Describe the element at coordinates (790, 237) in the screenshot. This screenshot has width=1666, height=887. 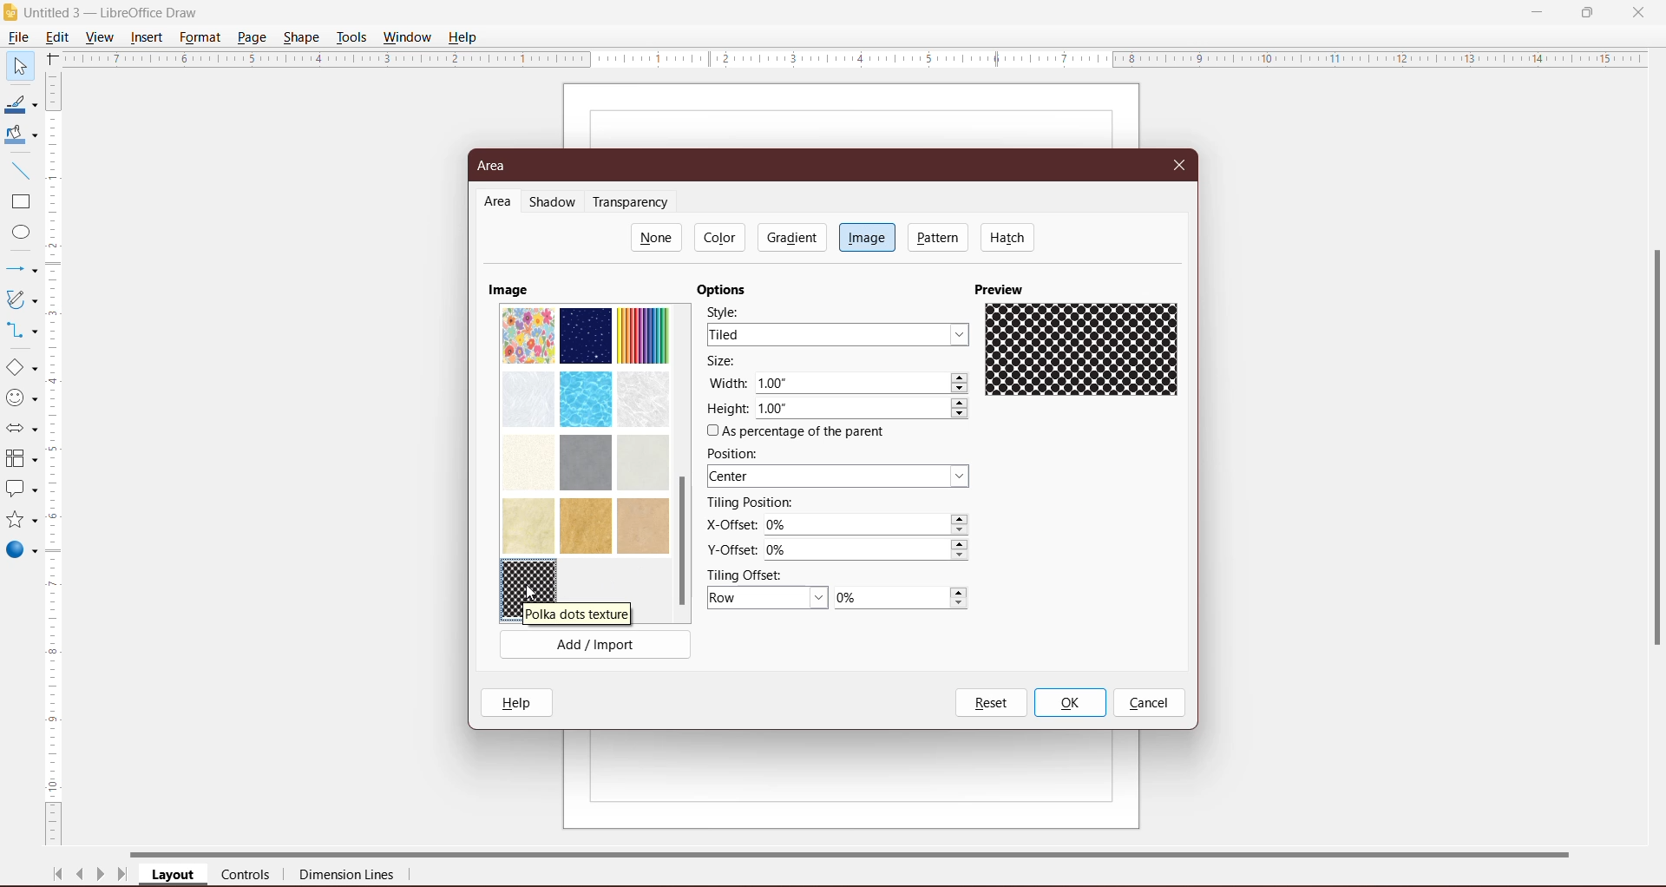
I see `Gradient` at that location.